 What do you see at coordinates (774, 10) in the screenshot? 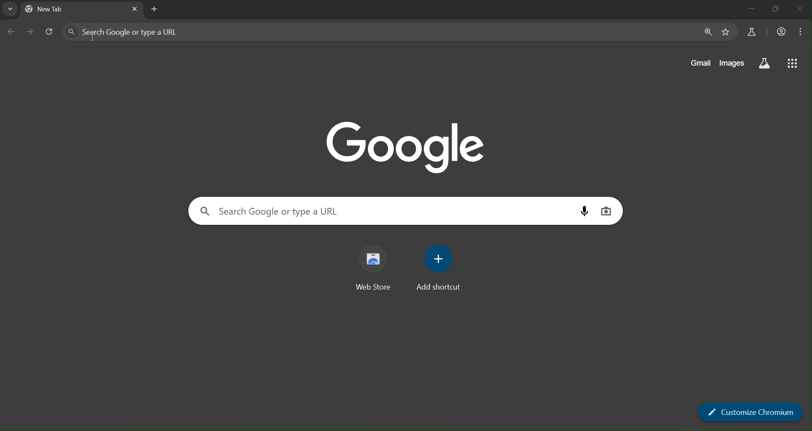
I see `restore down` at bounding box center [774, 10].